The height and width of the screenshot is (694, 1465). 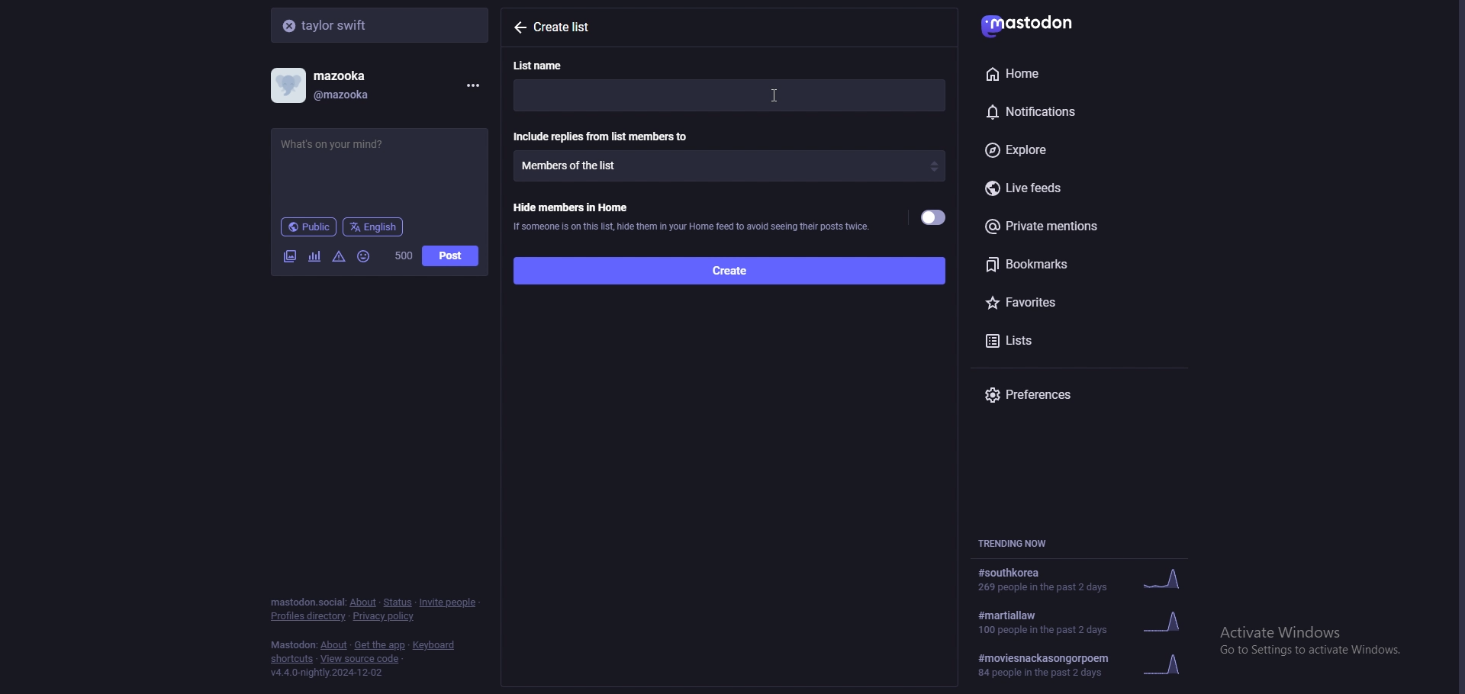 What do you see at coordinates (326, 673) in the screenshot?
I see `version` at bounding box center [326, 673].